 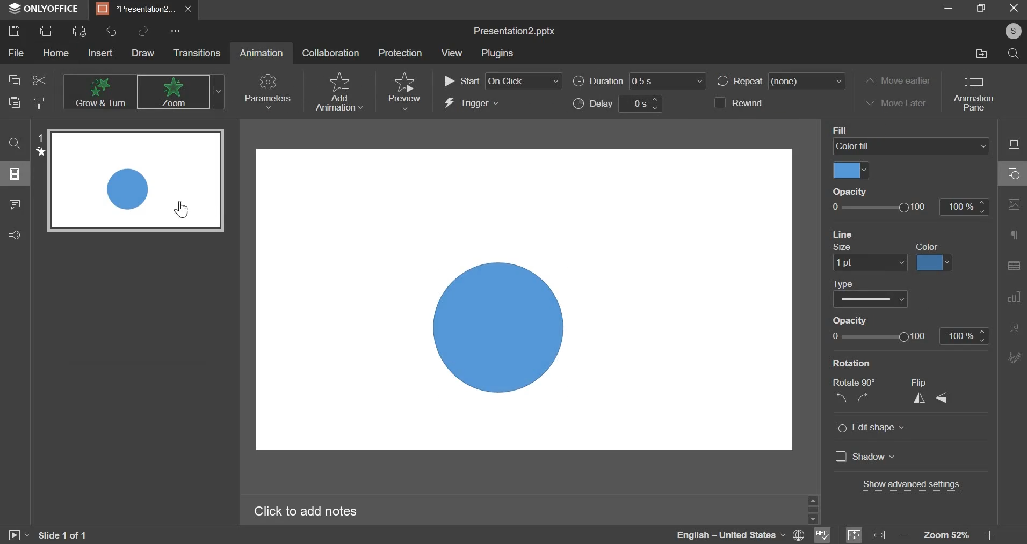 I want to click on repeat, so click(x=780, y=81).